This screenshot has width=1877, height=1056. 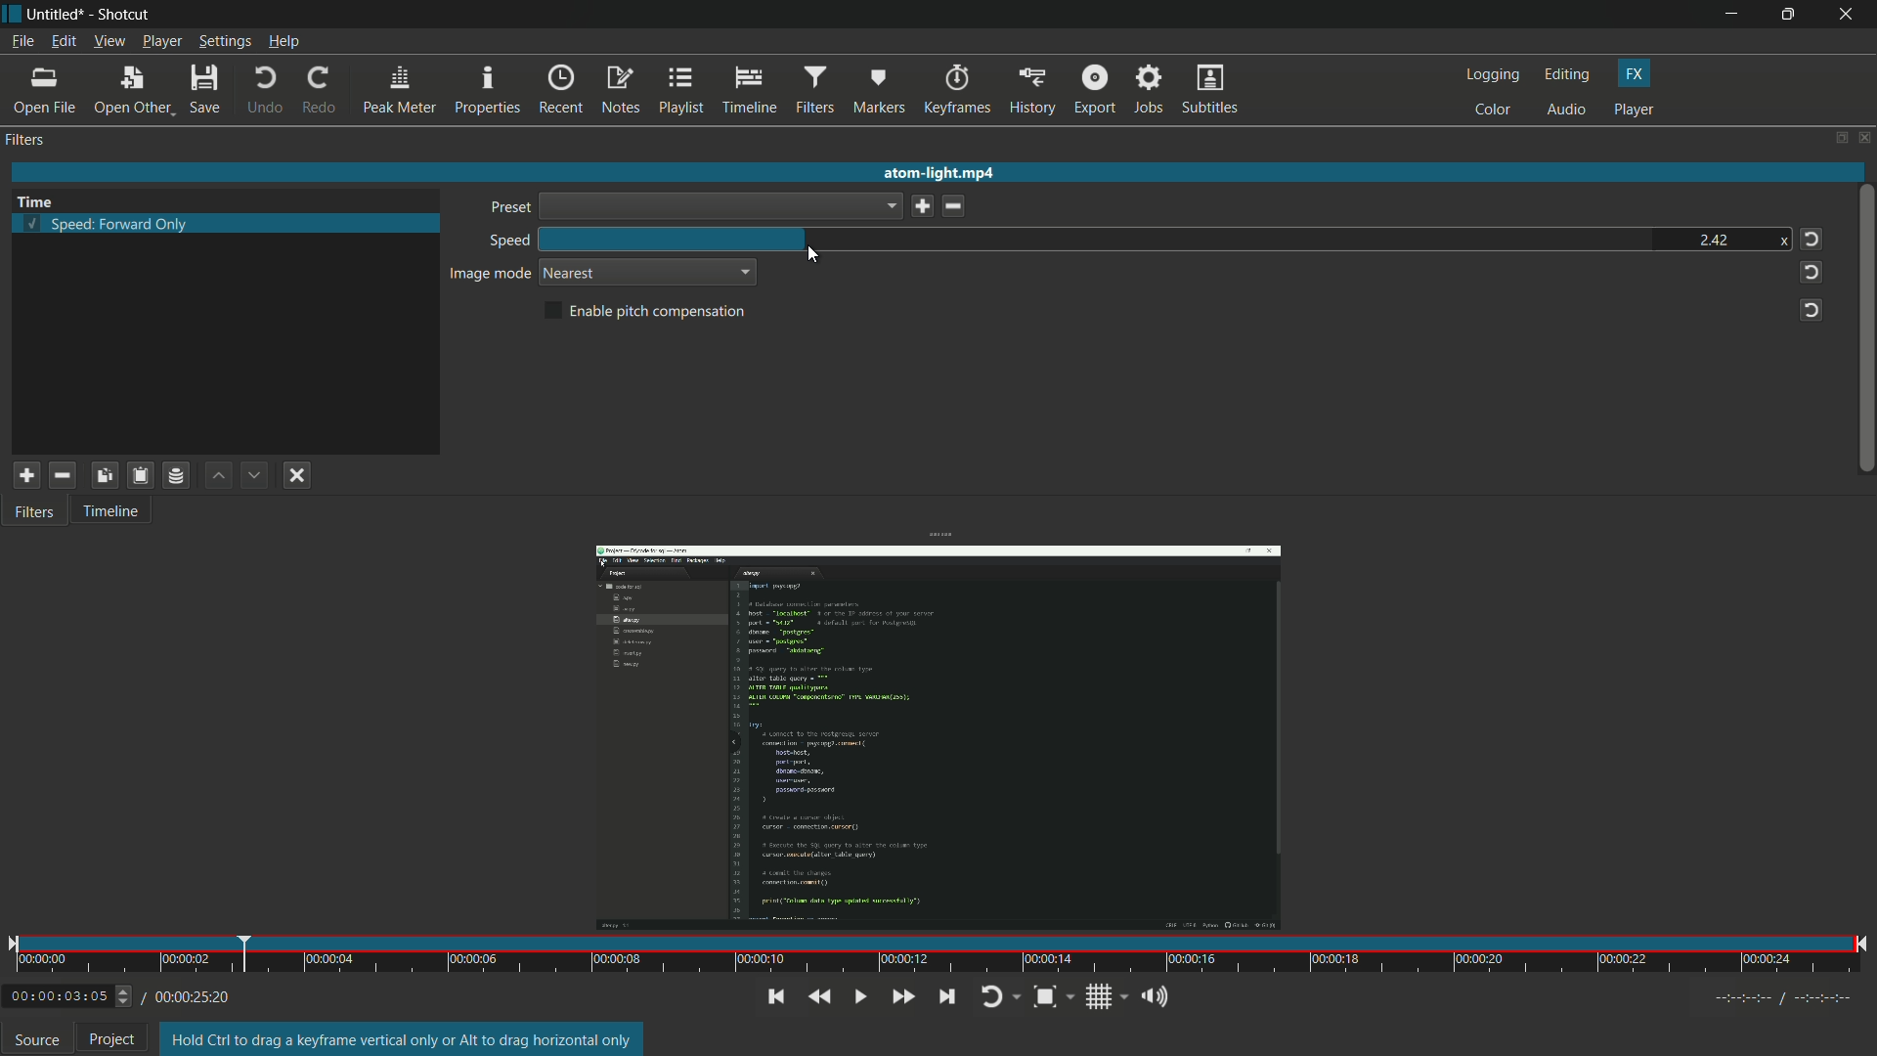 I want to click on remove selected filter, so click(x=62, y=475).